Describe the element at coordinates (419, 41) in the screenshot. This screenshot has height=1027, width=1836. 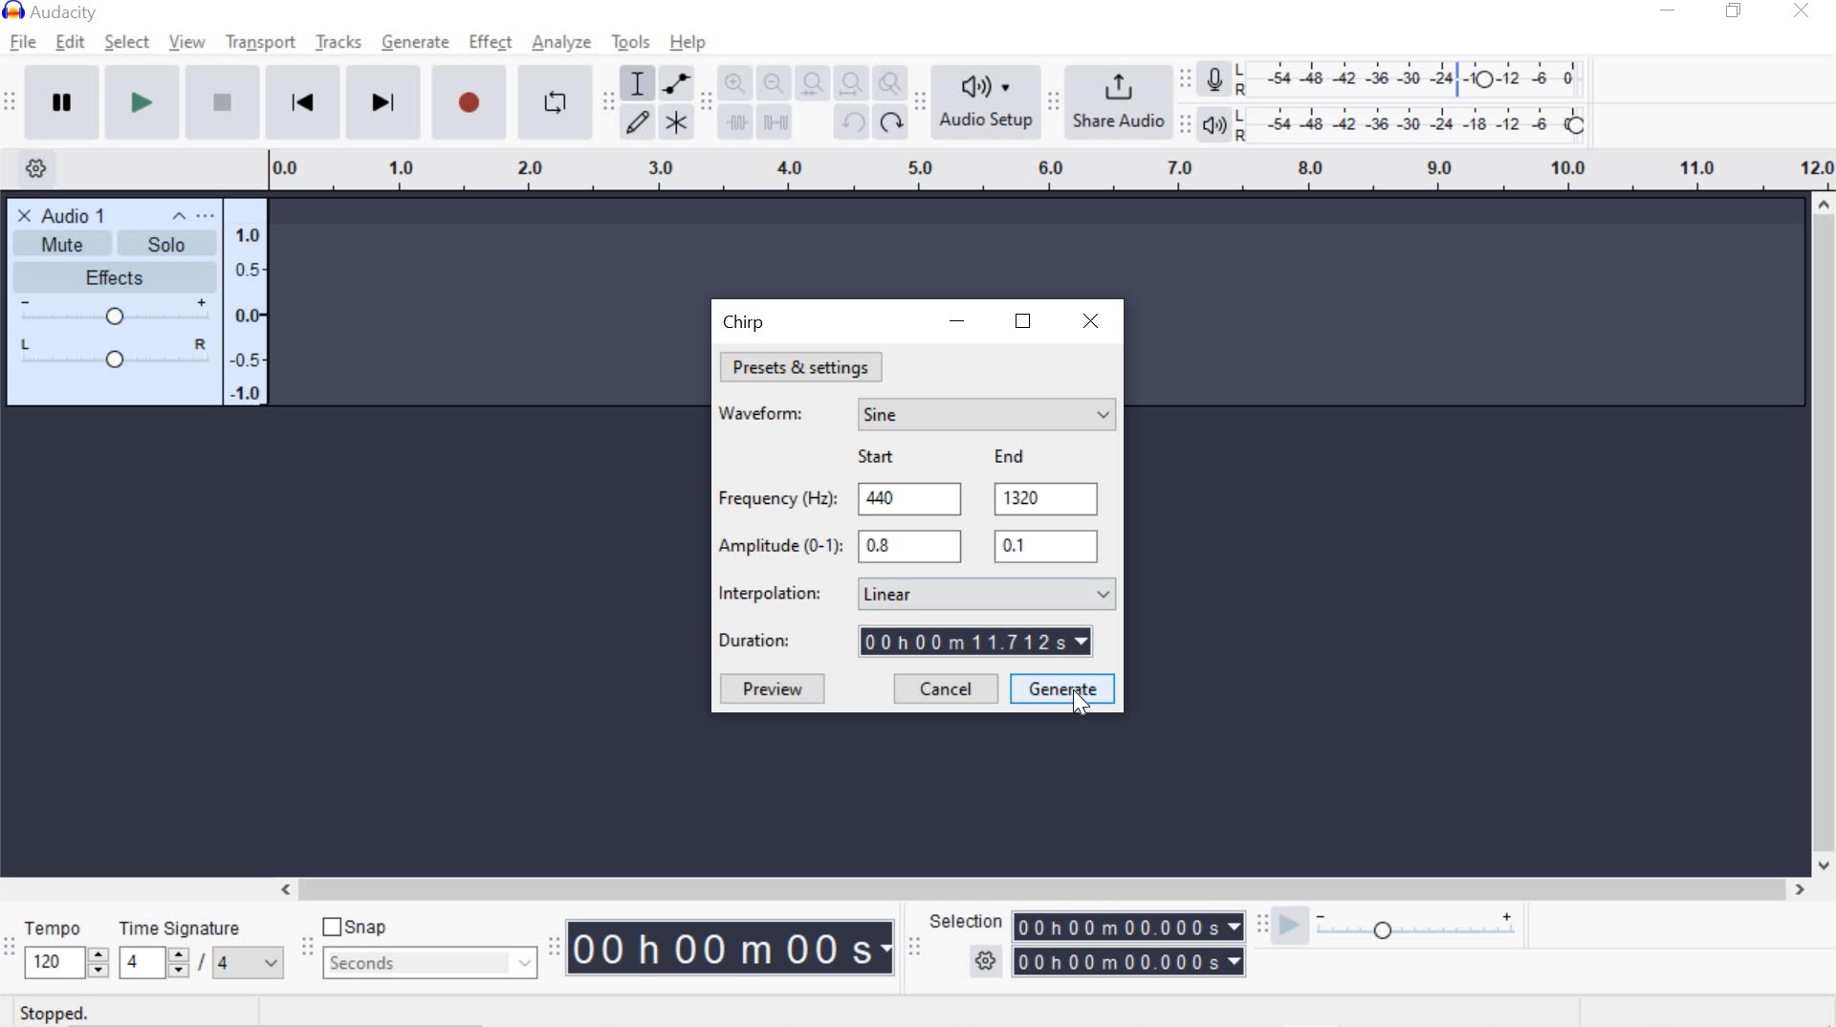
I see `generate` at that location.